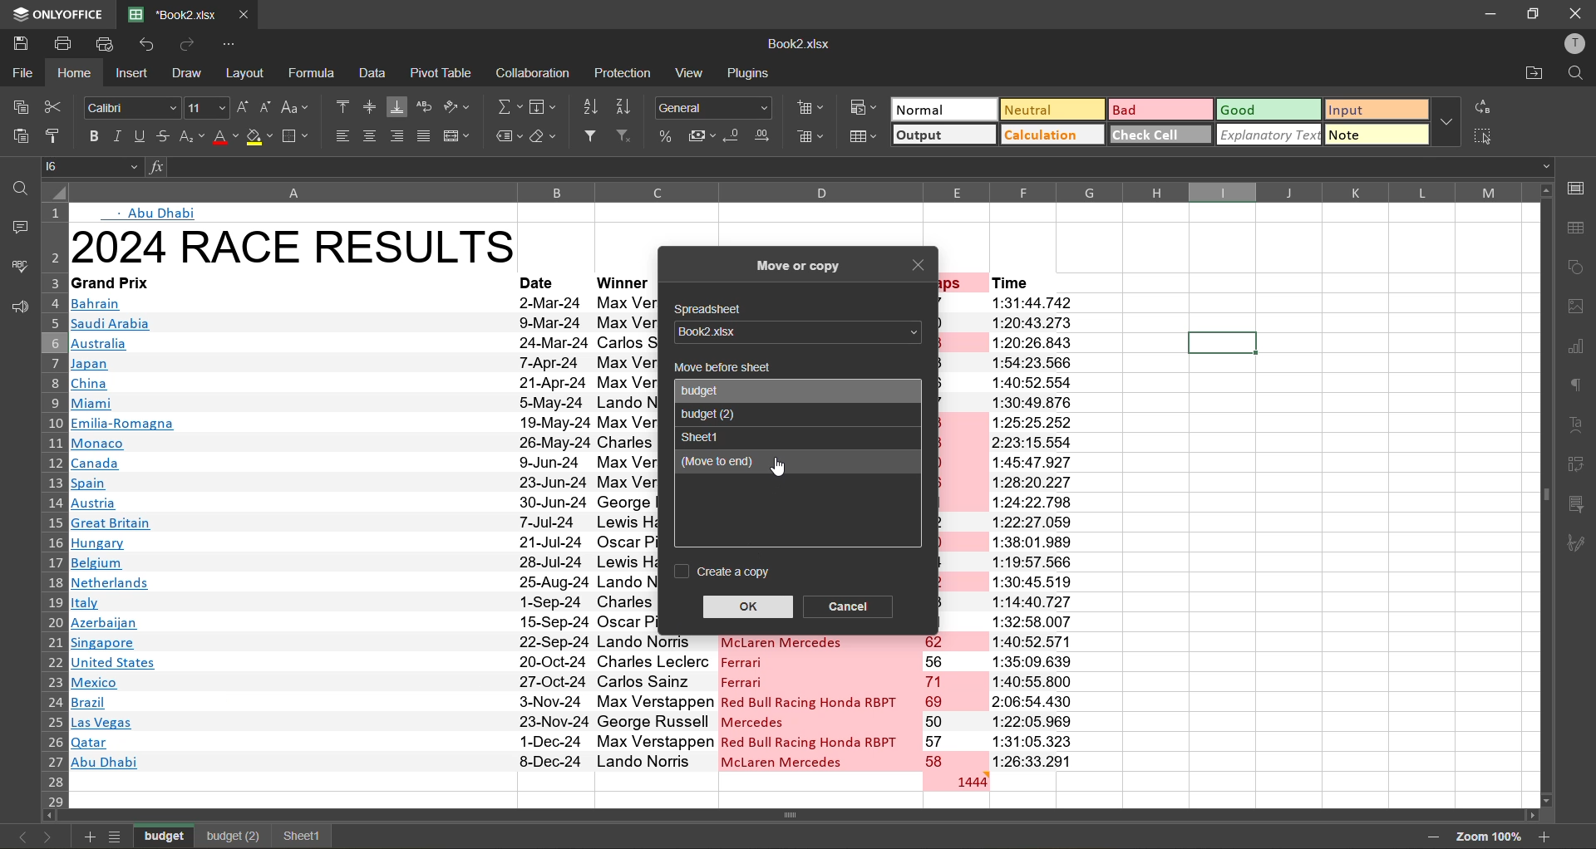  What do you see at coordinates (139, 139) in the screenshot?
I see `underline` at bounding box center [139, 139].